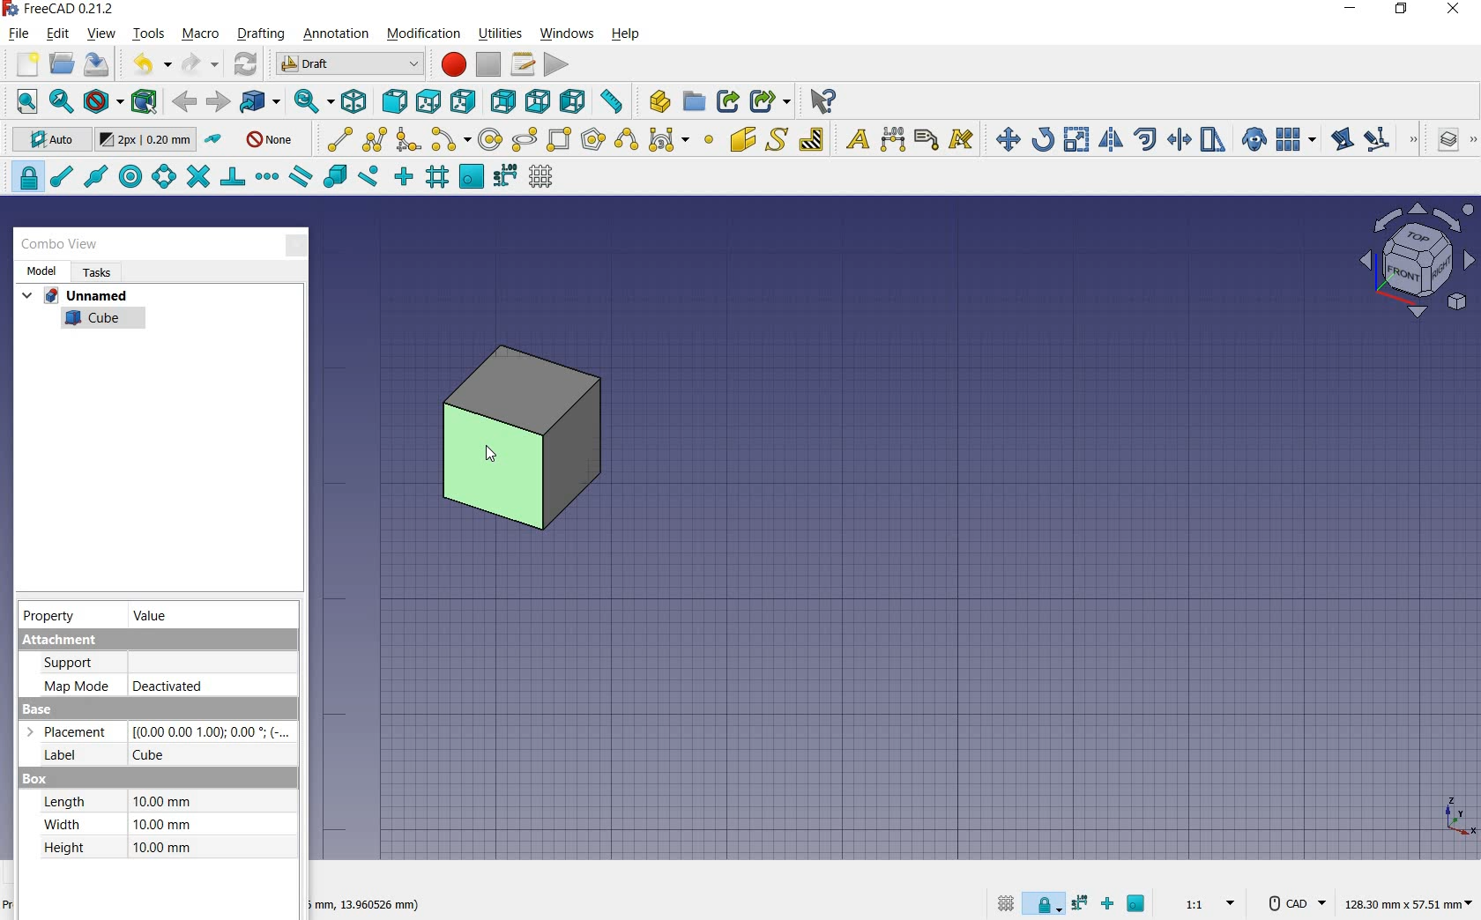  I want to click on minimize, so click(1351, 11).